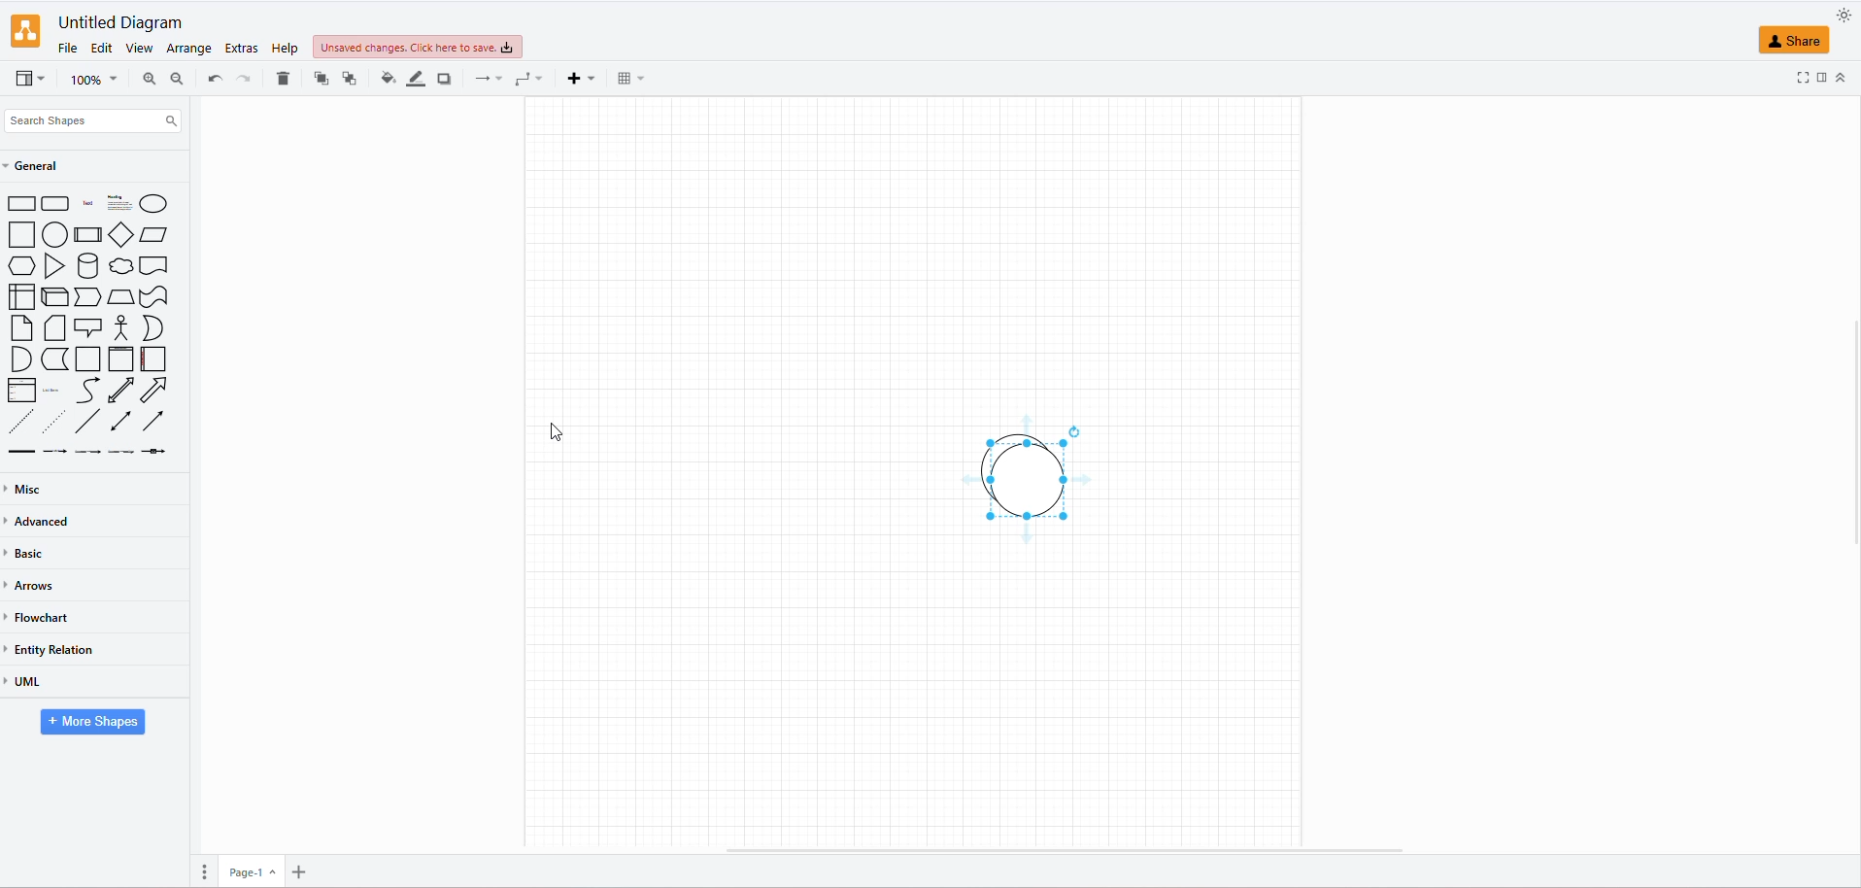 The image size is (1861, 888). Describe the element at coordinates (40, 616) in the screenshot. I see `FLOWCHART` at that location.